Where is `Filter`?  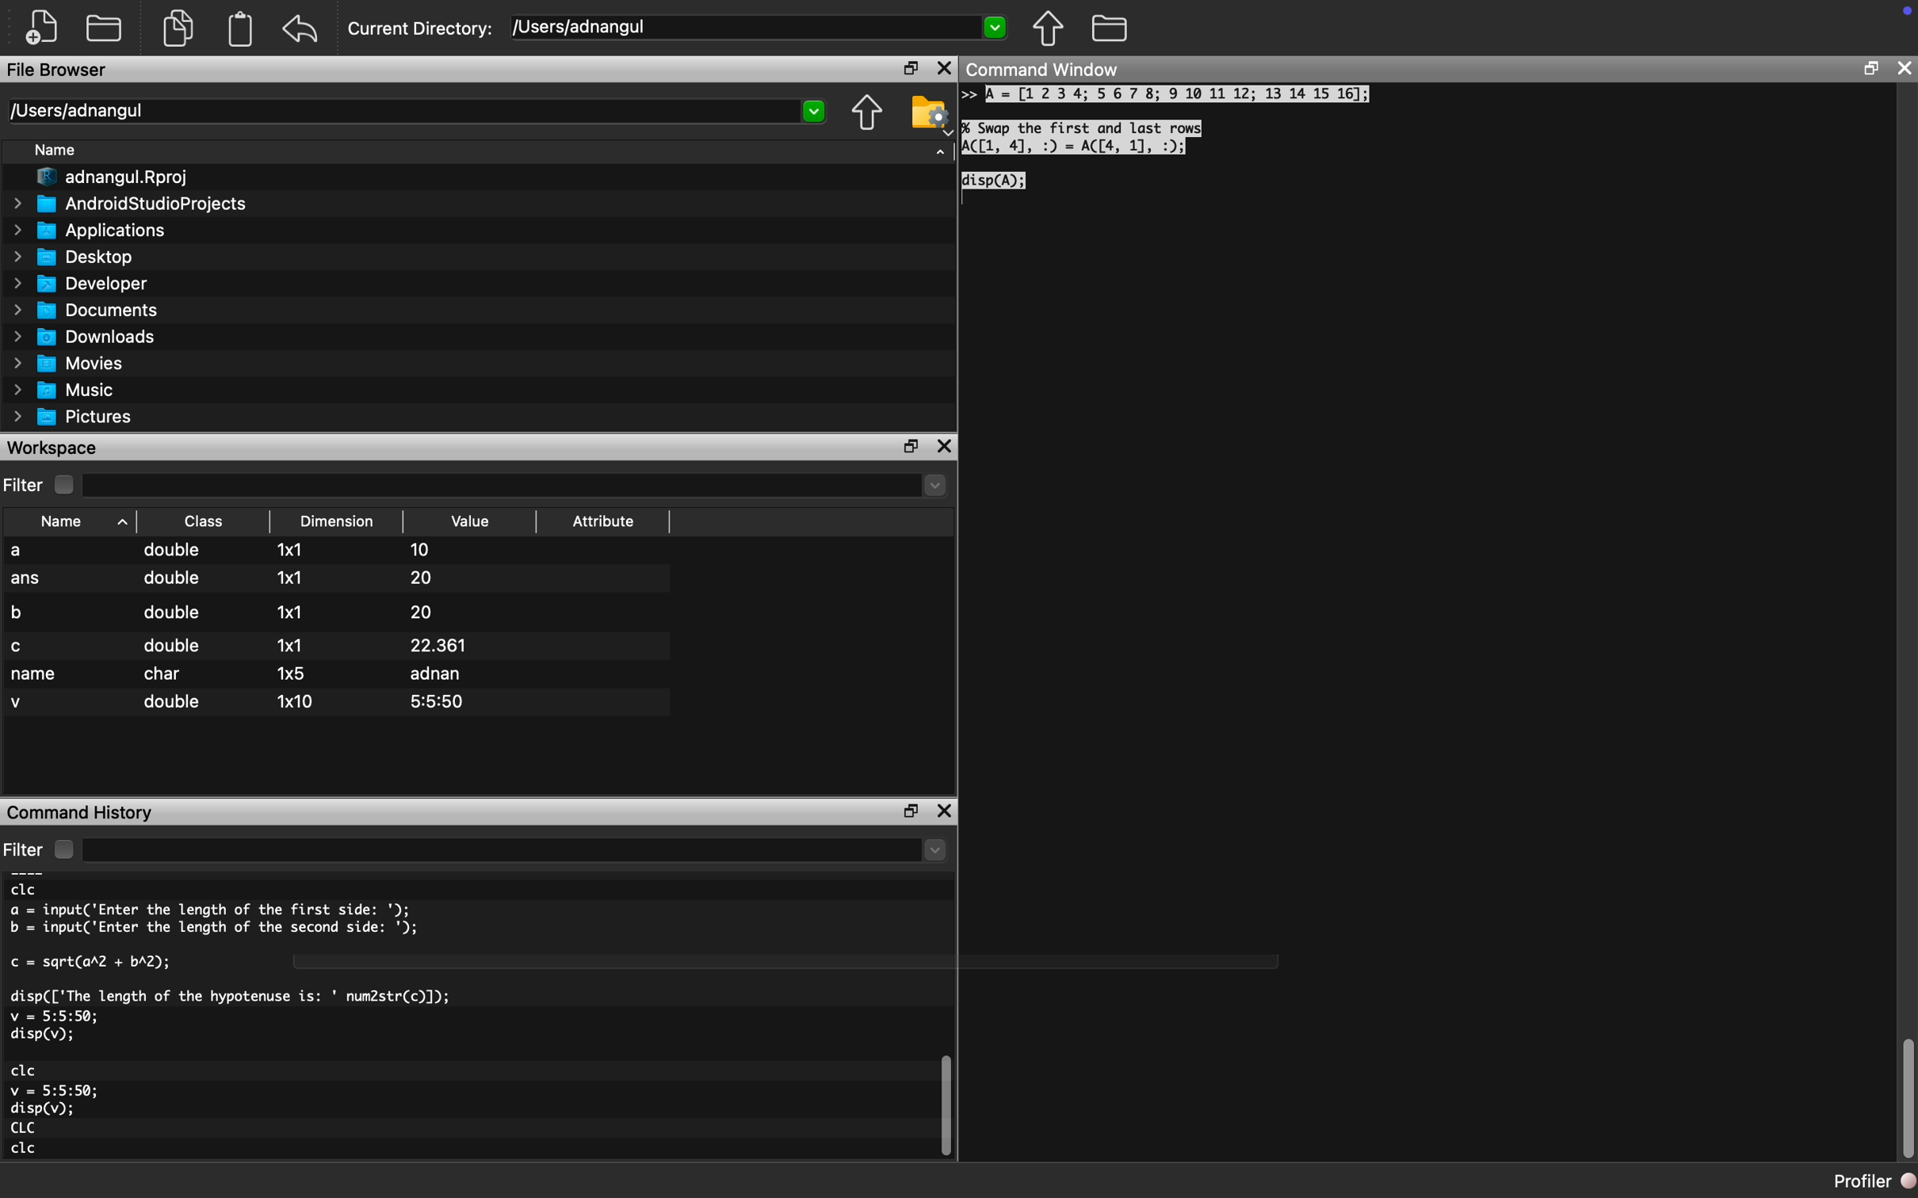 Filter is located at coordinates (45, 847).